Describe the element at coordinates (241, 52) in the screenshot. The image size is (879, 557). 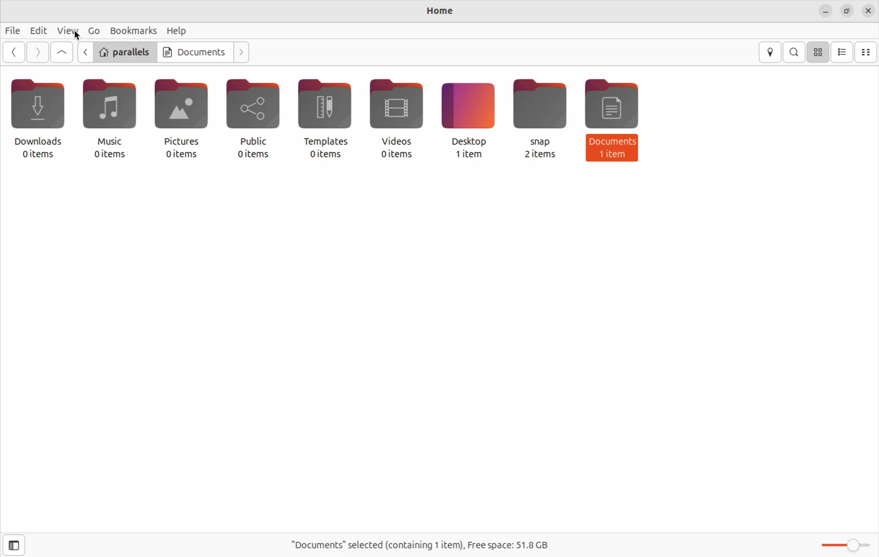
I see `next` at that location.